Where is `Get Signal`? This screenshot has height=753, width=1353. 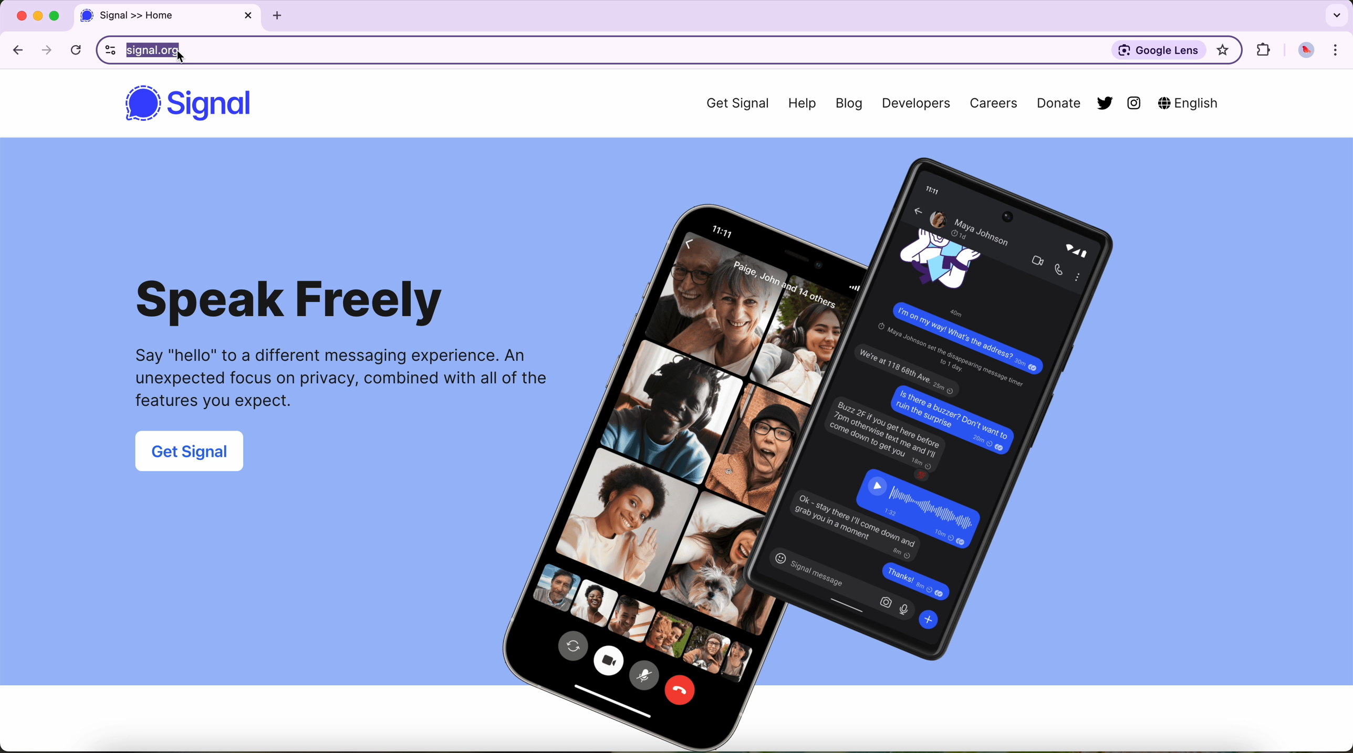 Get Signal is located at coordinates (729, 103).